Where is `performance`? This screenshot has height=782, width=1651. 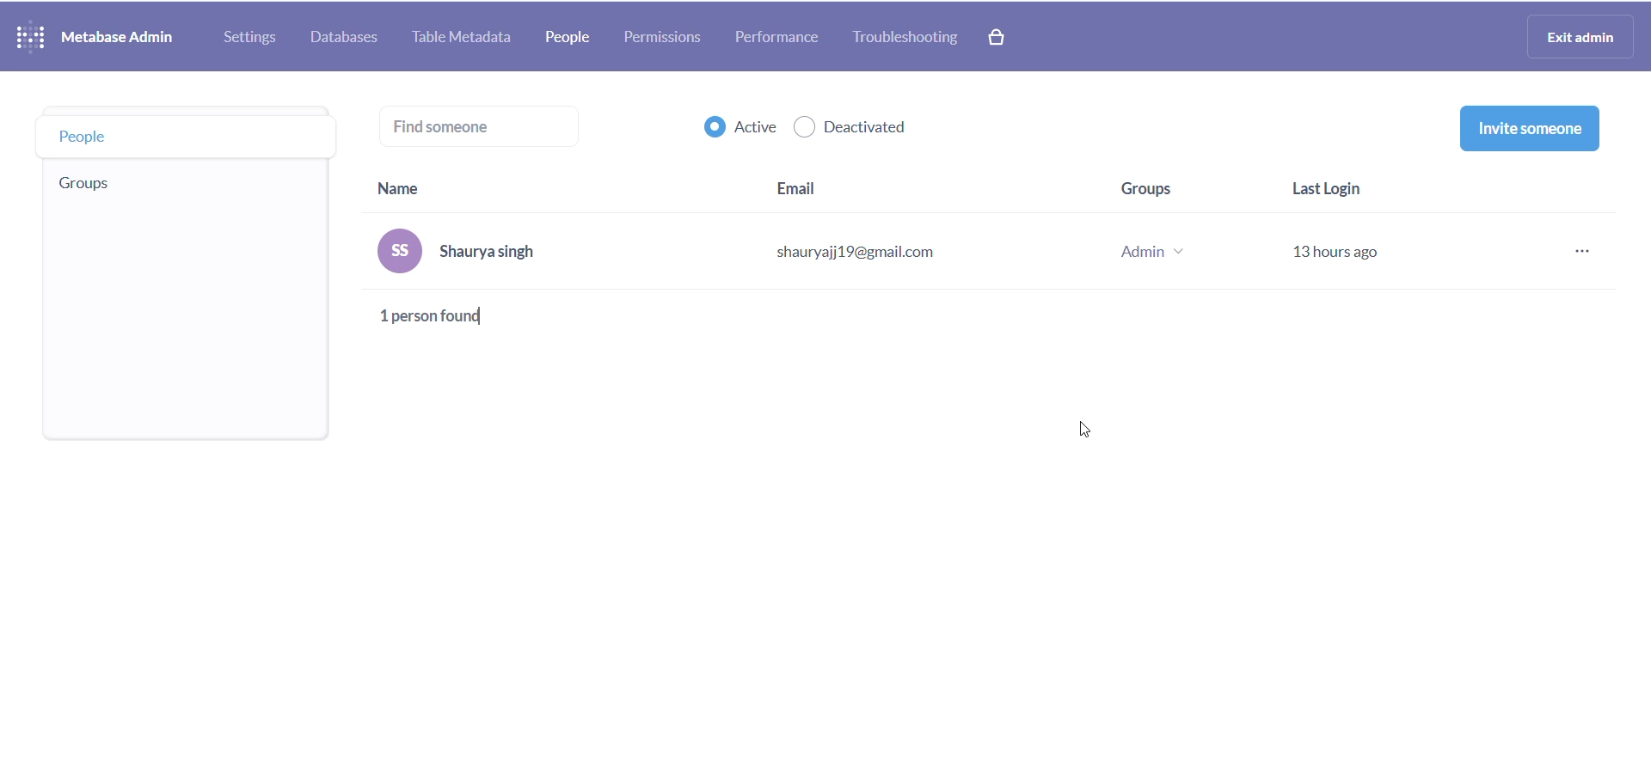
performance is located at coordinates (776, 37).